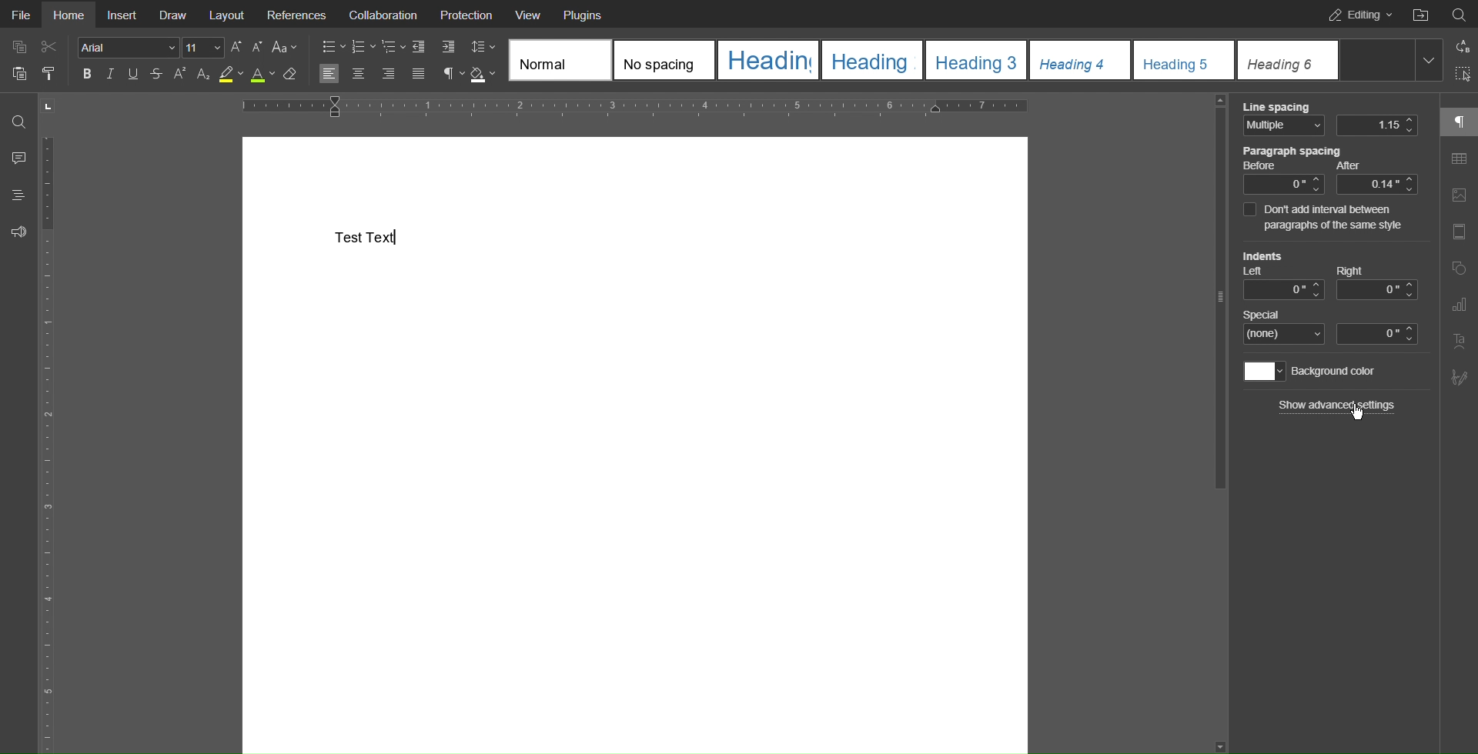  I want to click on Test Text, so click(366, 237).